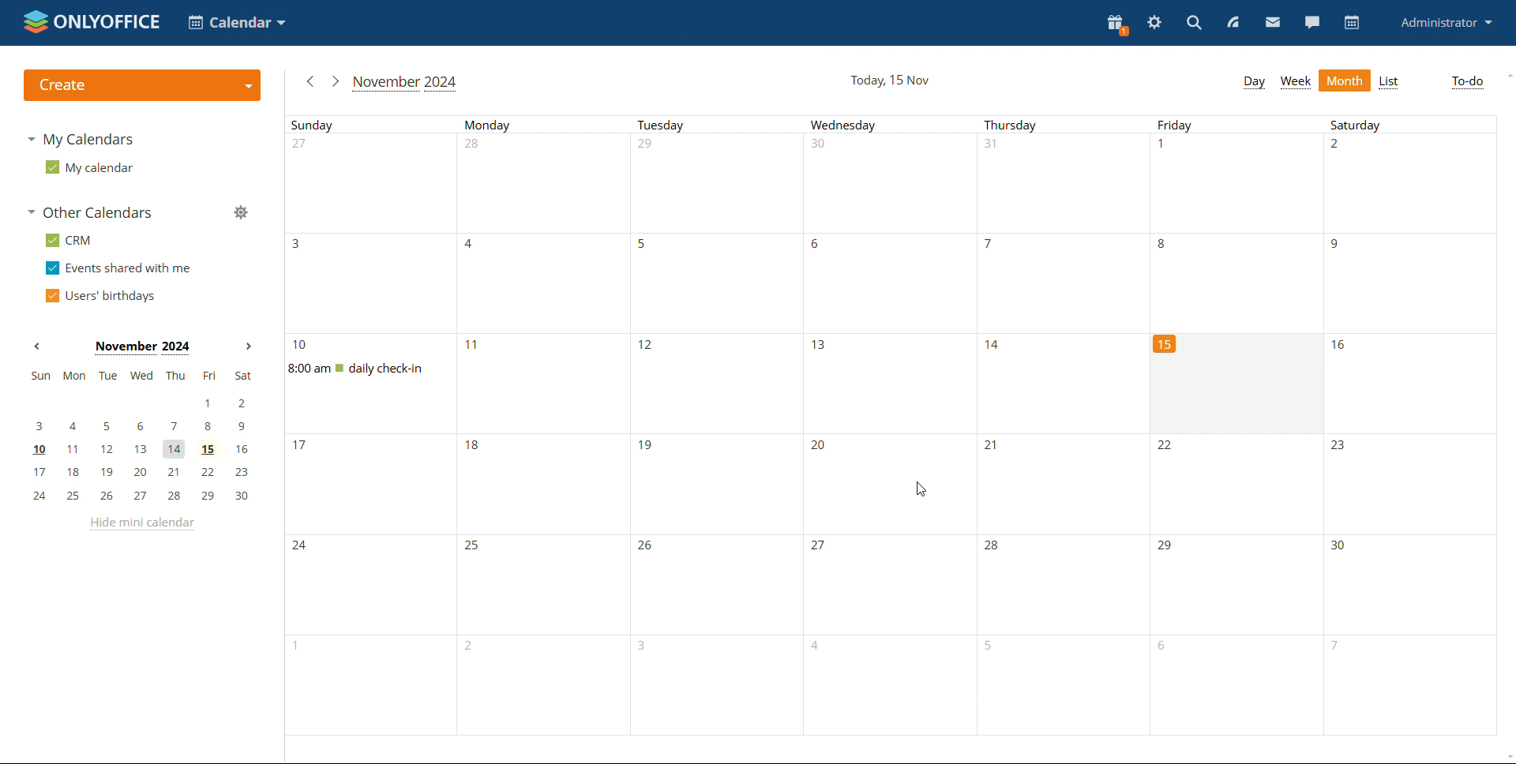 Image resolution: width=1516 pixels, height=764 pixels. Describe the element at coordinates (471, 344) in the screenshot. I see `Number` at that location.